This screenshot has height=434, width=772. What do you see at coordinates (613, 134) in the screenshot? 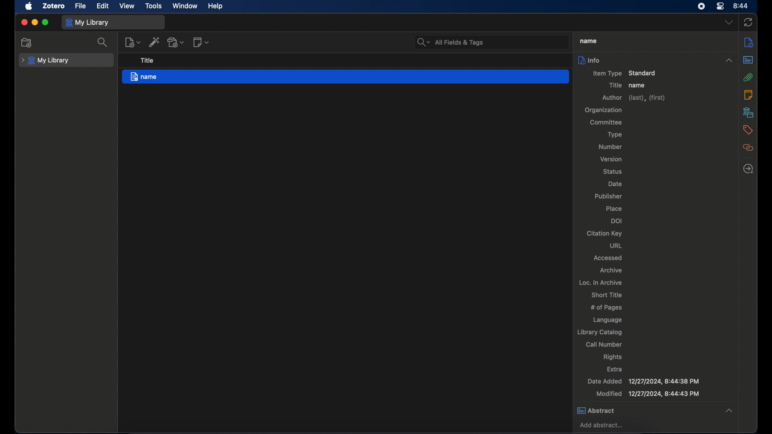
I see `type` at bounding box center [613, 134].